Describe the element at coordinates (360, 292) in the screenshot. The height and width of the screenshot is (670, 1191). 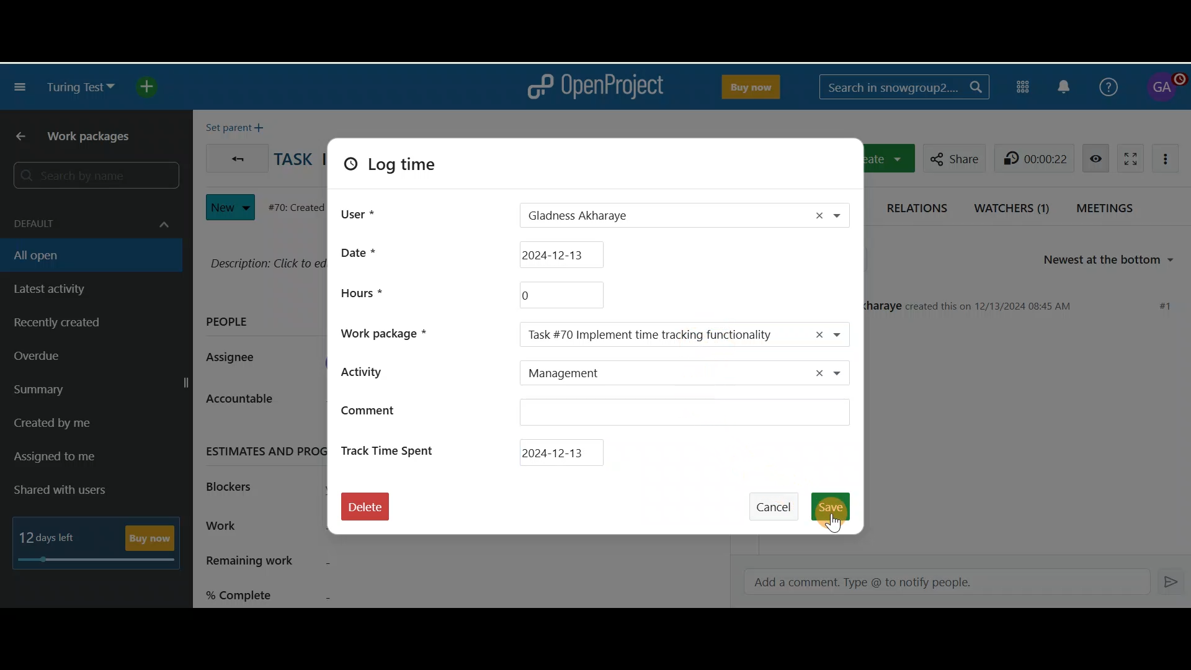
I see `Hours` at that location.